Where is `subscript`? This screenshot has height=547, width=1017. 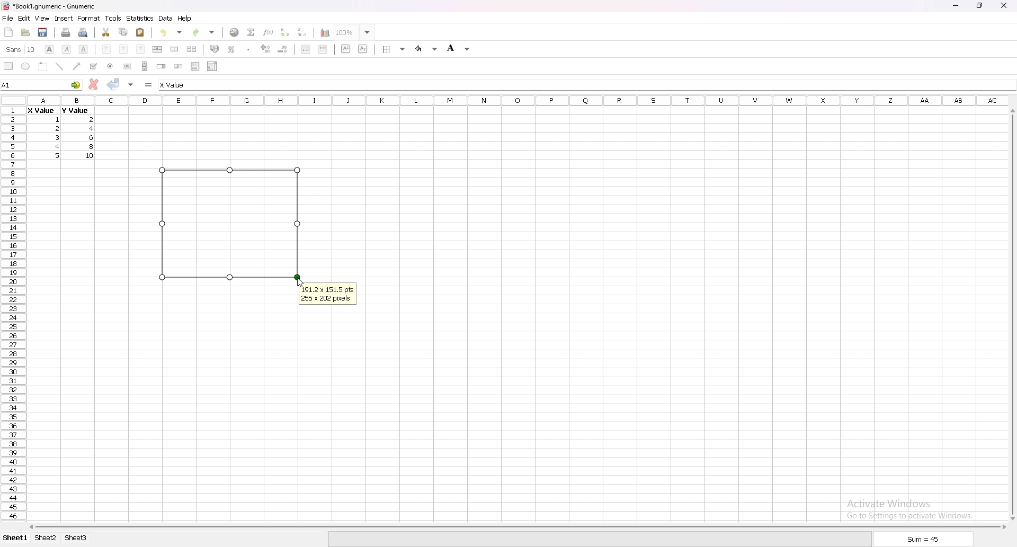 subscript is located at coordinates (363, 48).